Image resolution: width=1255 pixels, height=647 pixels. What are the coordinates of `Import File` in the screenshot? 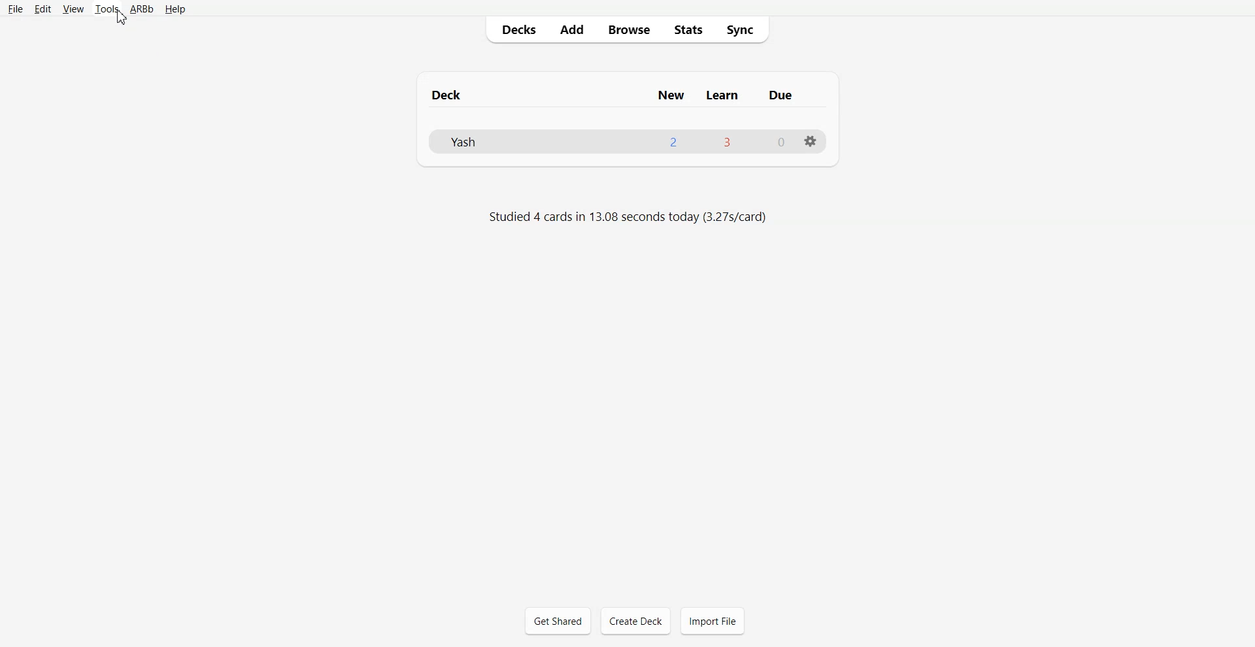 It's located at (712, 621).